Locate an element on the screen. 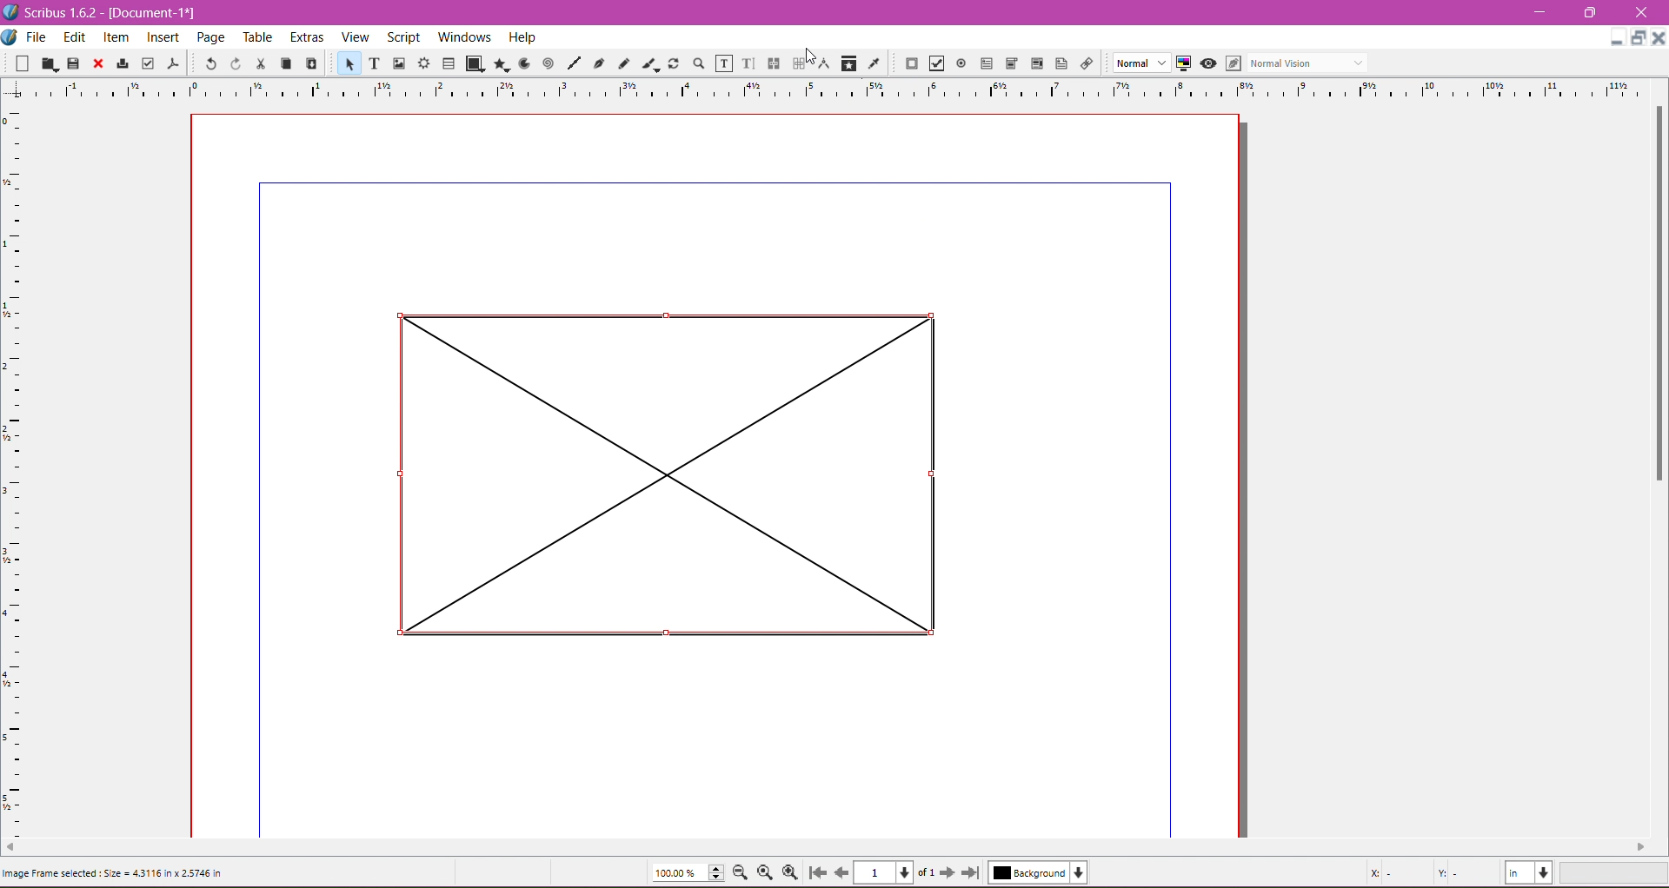 This screenshot has height=888, width=1669. Edit Contents of Frames is located at coordinates (722, 64).